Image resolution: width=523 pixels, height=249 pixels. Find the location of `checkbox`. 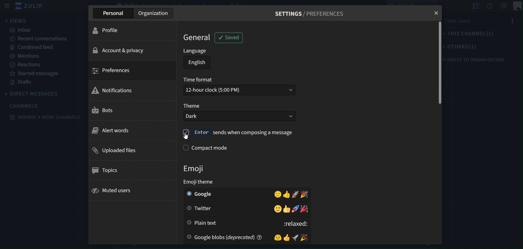

checkbox is located at coordinates (185, 148).